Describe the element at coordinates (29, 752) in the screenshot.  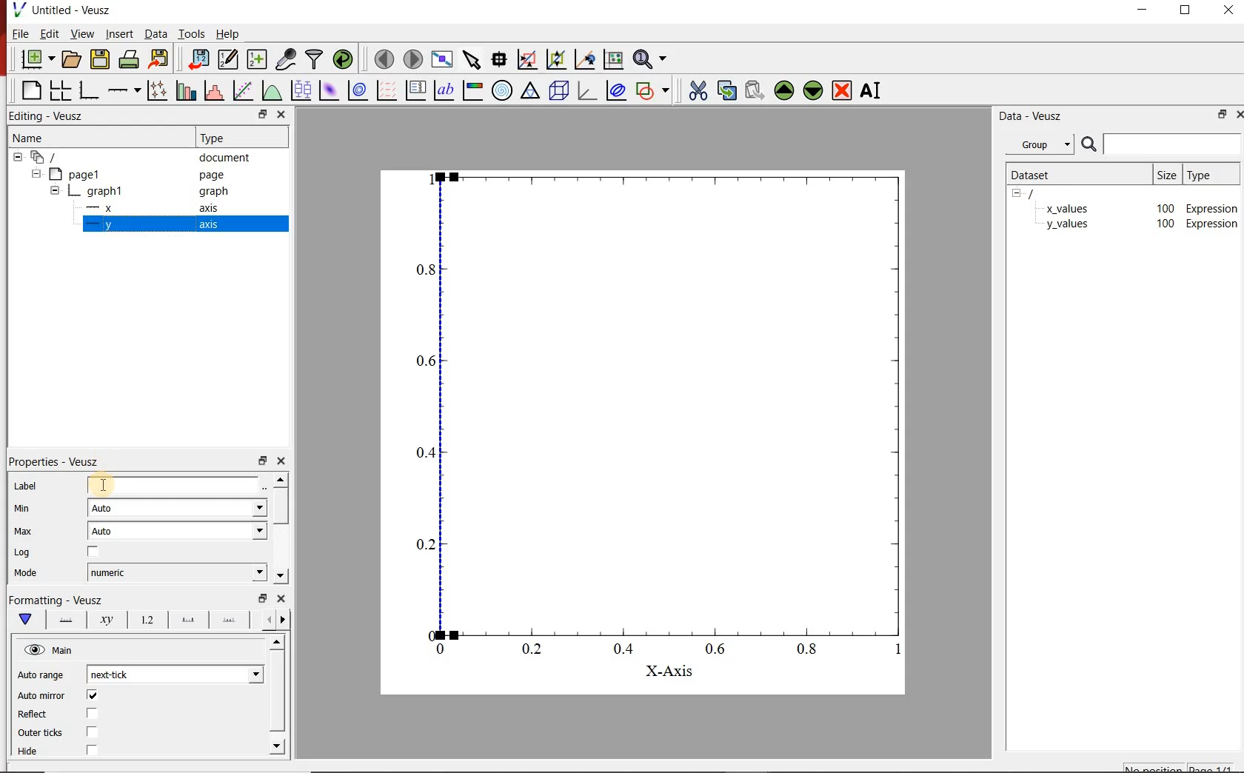
I see `Hide` at that location.